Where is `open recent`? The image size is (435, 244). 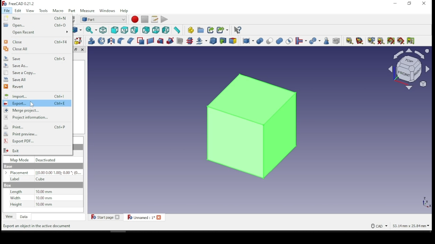
open recent is located at coordinates (40, 32).